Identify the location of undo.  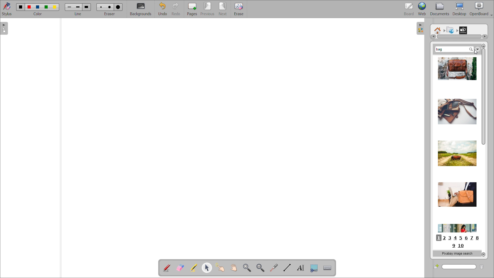
(163, 9).